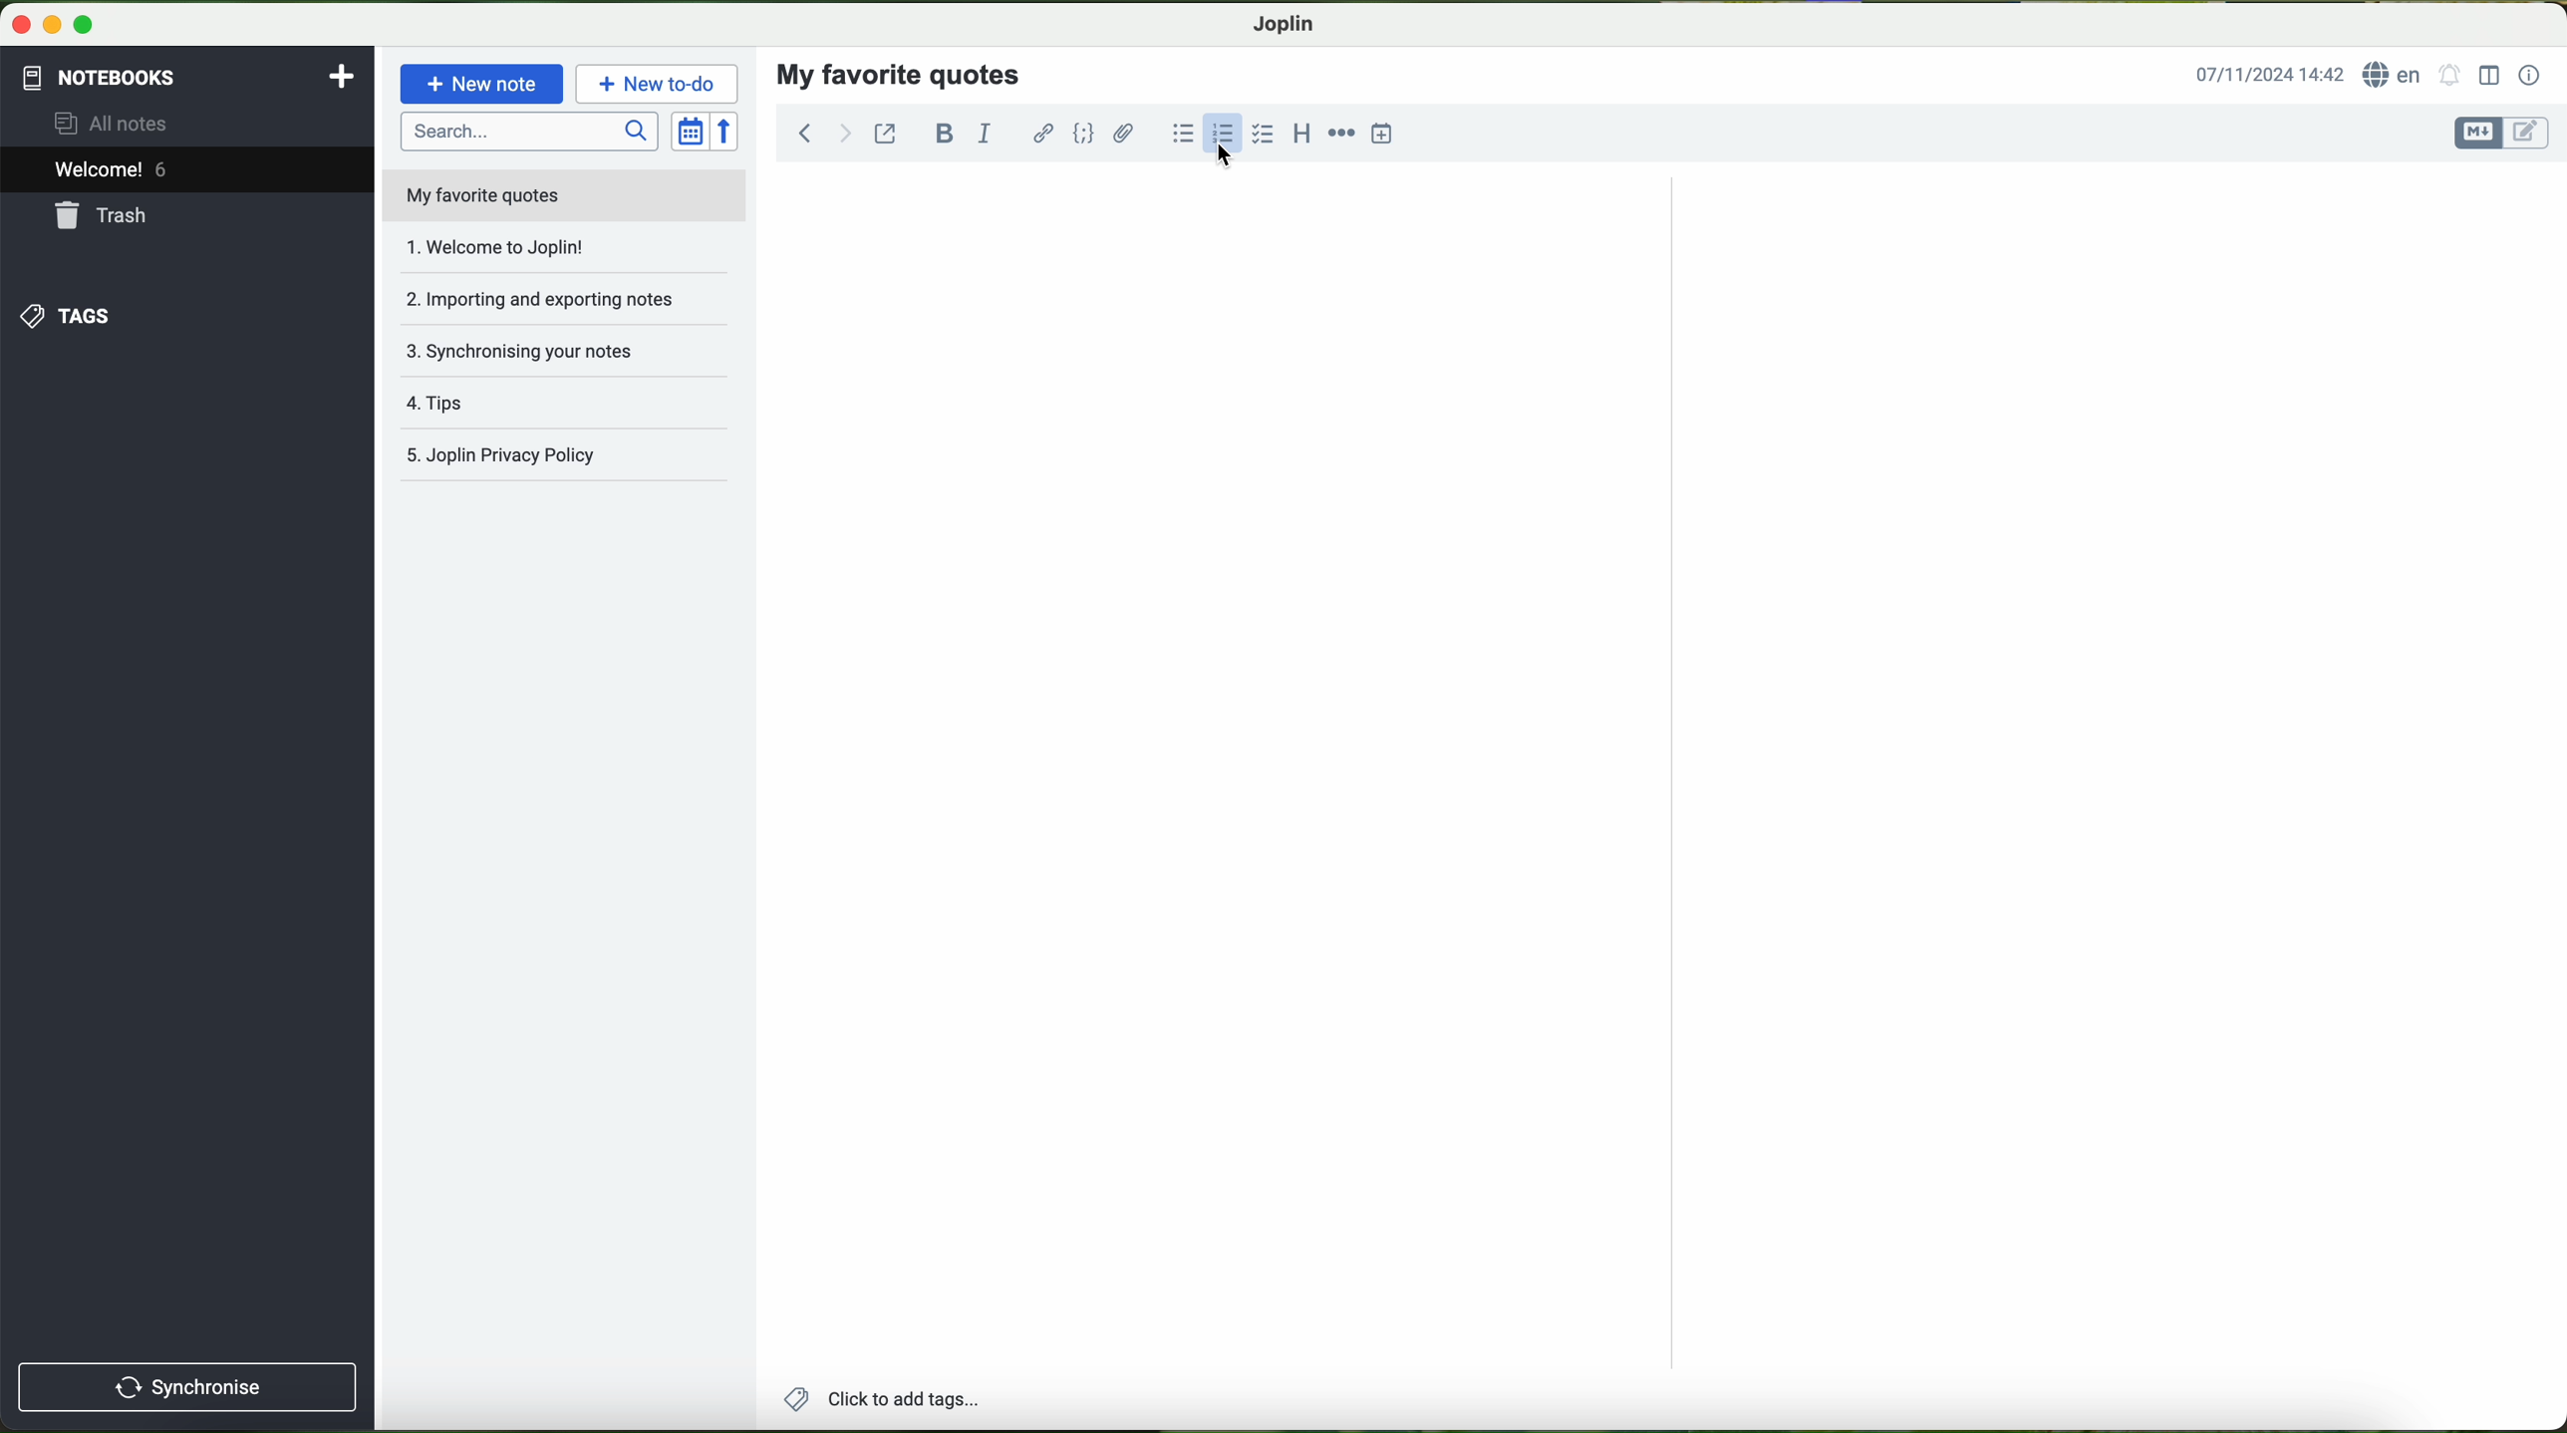  I want to click on set alarm, so click(2449, 79).